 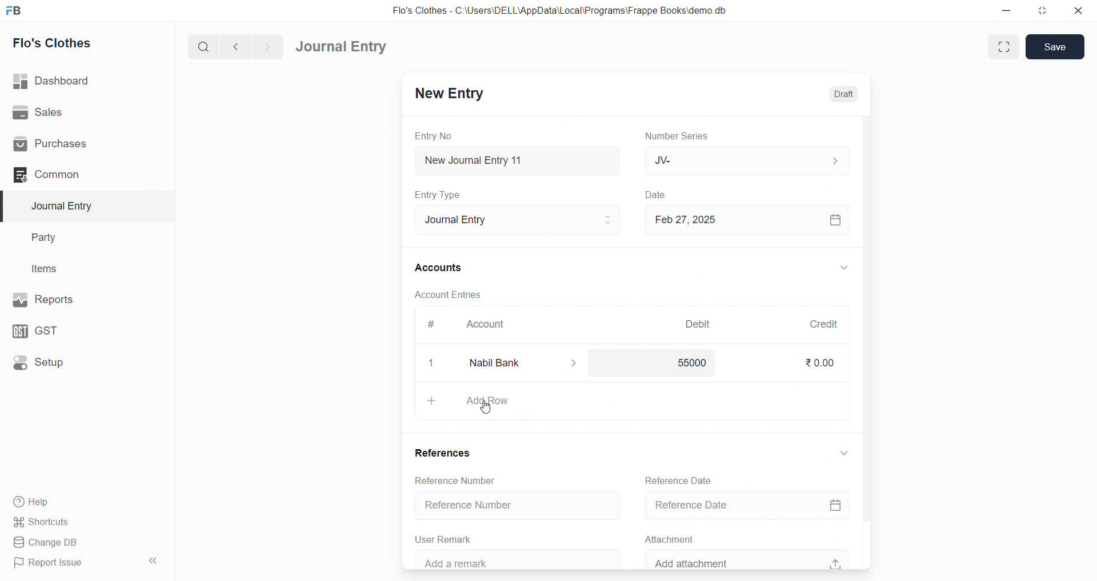 What do you see at coordinates (453, 481) in the screenshot?
I see `Reference Number` at bounding box center [453, 481].